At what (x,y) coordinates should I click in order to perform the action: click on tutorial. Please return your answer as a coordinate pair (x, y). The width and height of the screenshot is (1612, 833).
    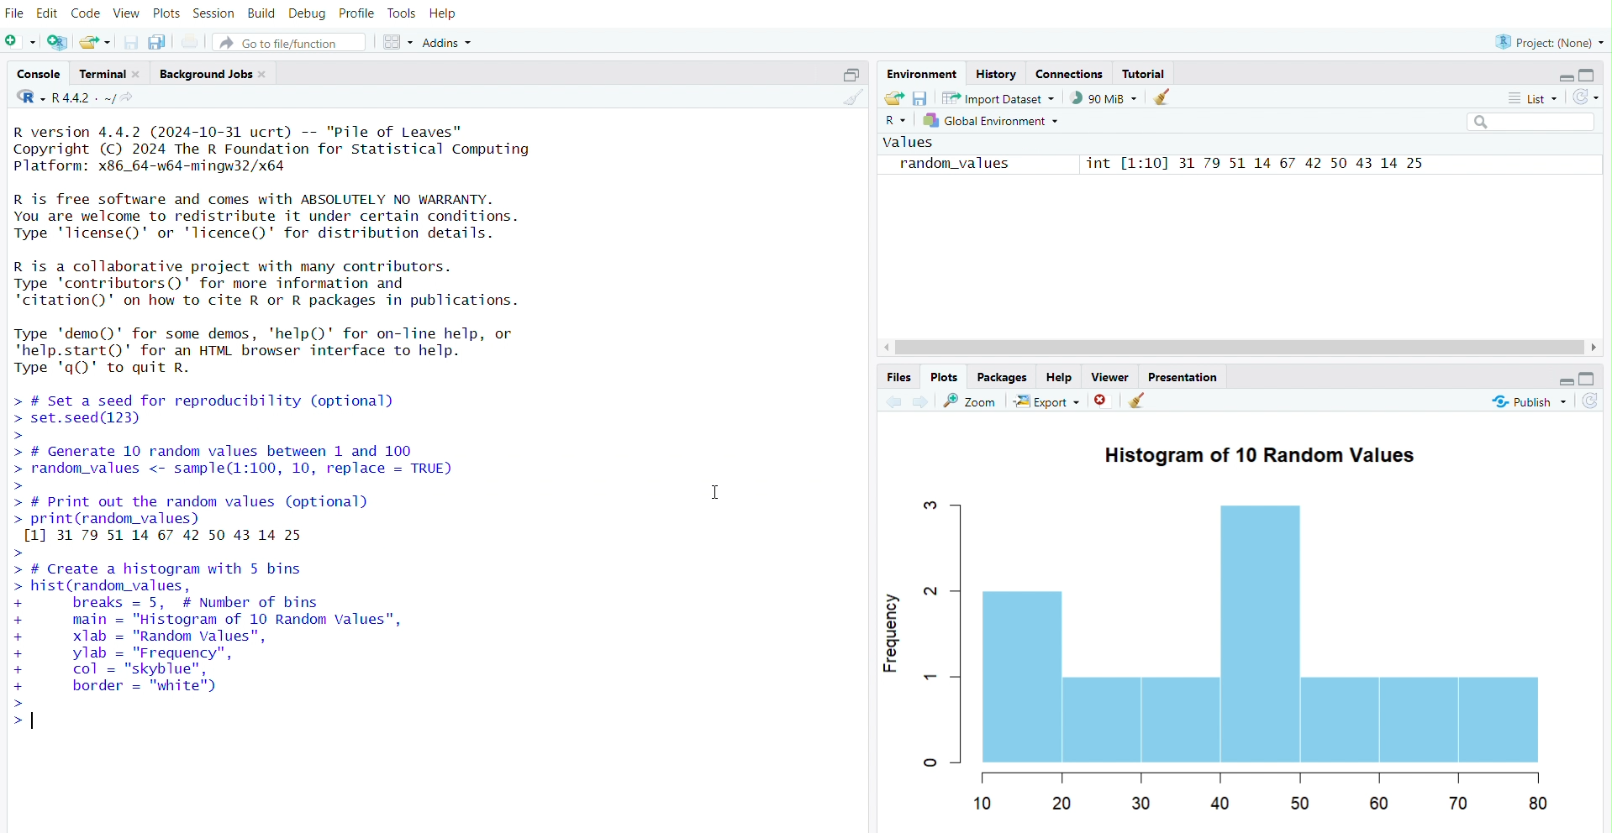
    Looking at the image, I should click on (1143, 72).